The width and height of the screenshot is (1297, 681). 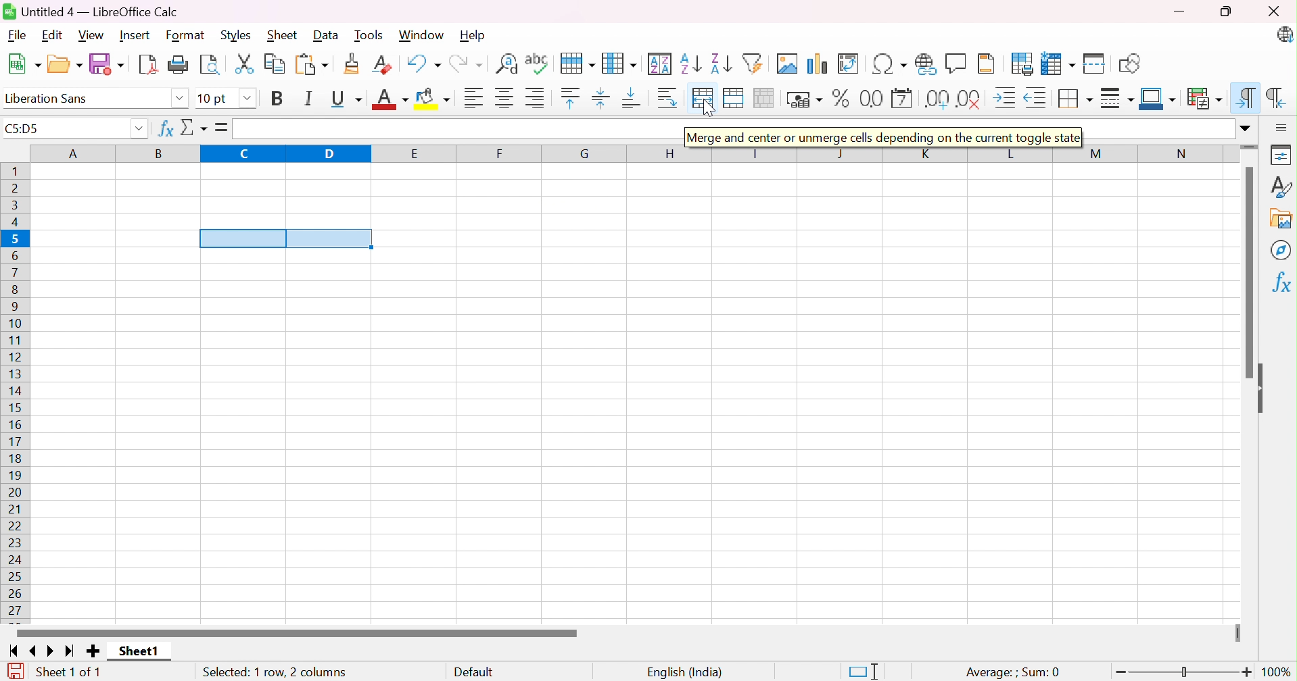 I want to click on Format as Currency, so click(x=804, y=100).